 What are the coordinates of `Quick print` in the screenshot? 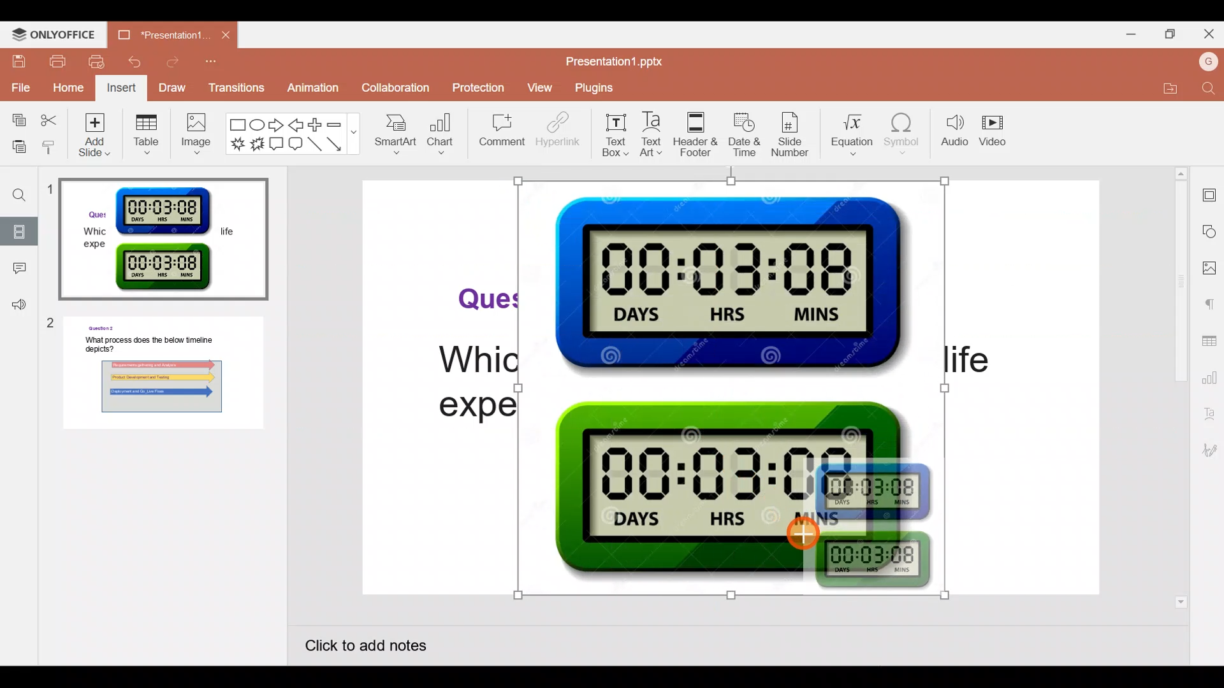 It's located at (99, 62).